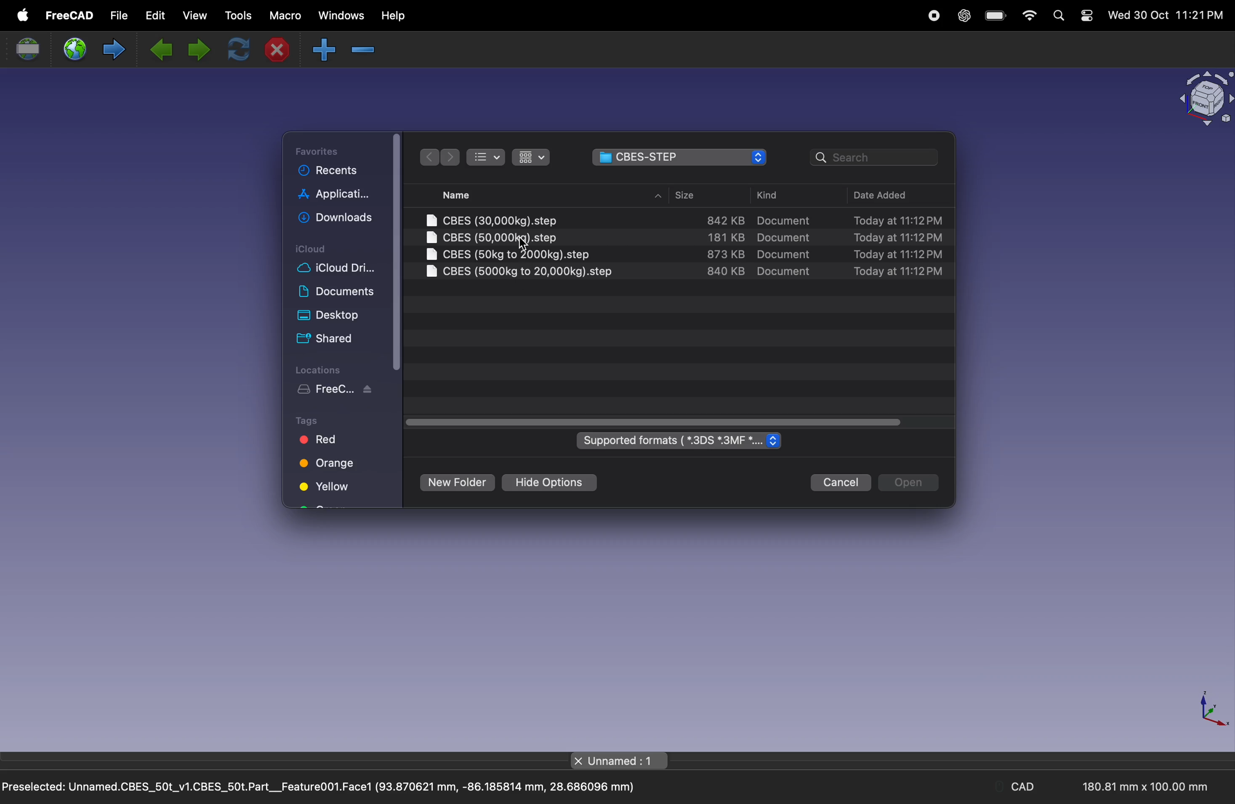 Image resolution: width=1235 pixels, height=804 pixels. What do you see at coordinates (392, 16) in the screenshot?
I see `help` at bounding box center [392, 16].